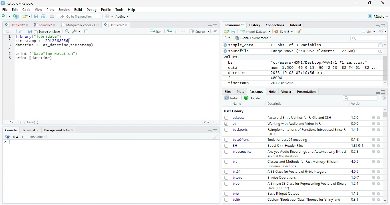  What do you see at coordinates (379, 124) in the screenshot?
I see `close` at bounding box center [379, 124].